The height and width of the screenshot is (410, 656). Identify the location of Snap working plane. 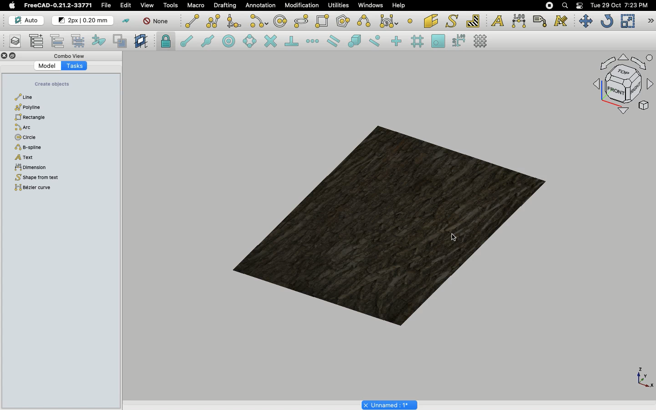
(437, 40).